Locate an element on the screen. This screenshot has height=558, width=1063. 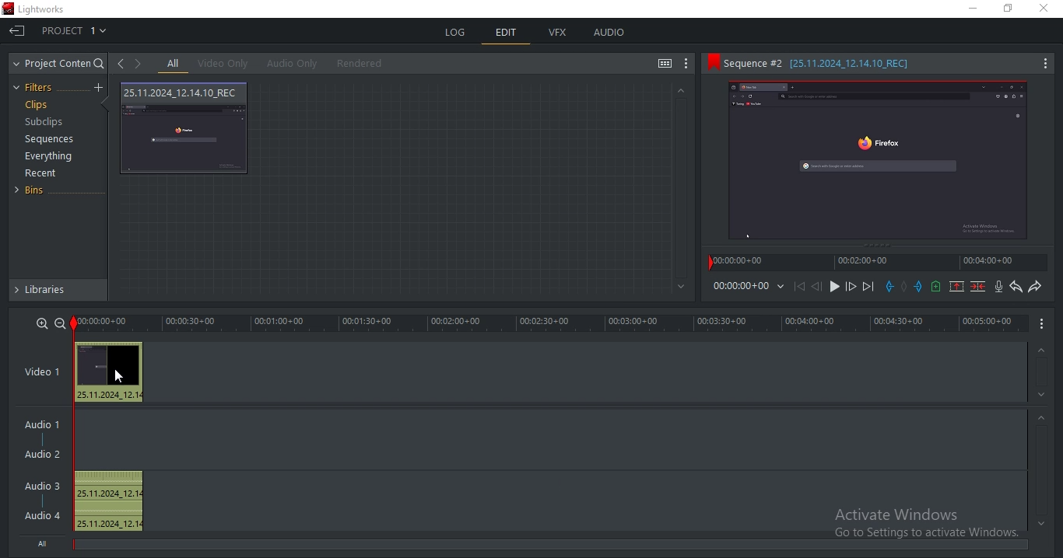
remove the marked section is located at coordinates (957, 287).